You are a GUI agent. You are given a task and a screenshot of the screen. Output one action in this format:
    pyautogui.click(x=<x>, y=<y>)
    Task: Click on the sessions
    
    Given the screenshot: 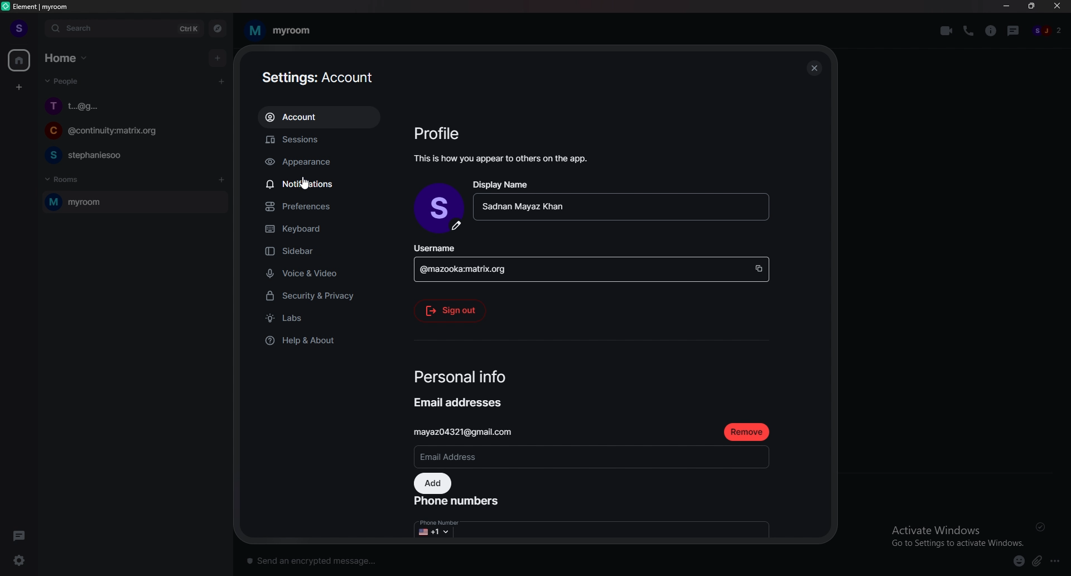 What is the action you would take?
    pyautogui.click(x=320, y=140)
    